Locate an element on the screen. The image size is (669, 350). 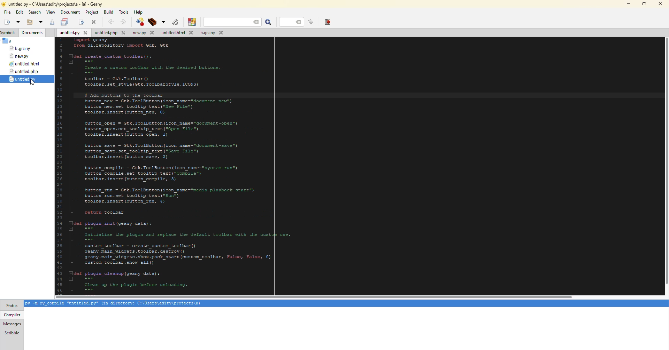
document is located at coordinates (70, 12).